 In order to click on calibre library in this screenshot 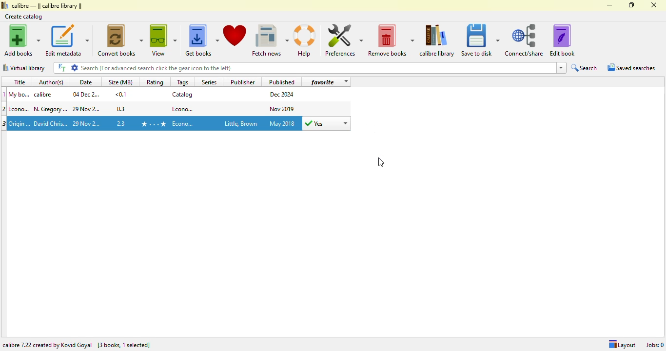, I will do `click(437, 40)`.